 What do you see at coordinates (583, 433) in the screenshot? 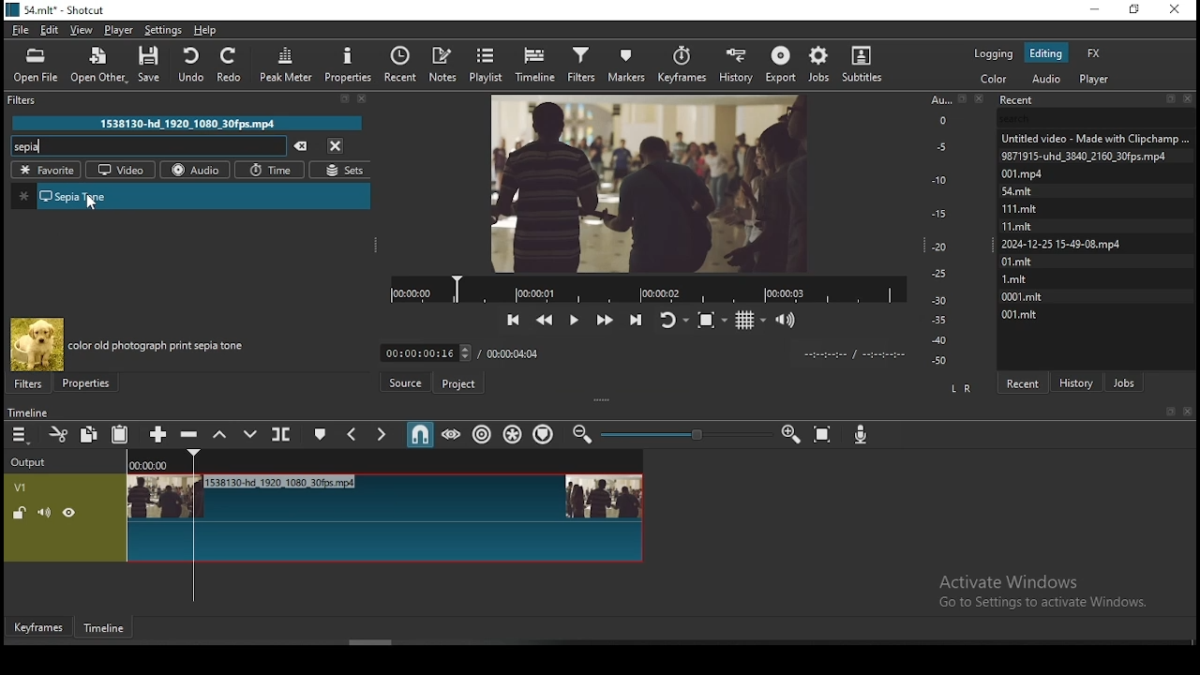
I see `zoom timeline in` at bounding box center [583, 433].